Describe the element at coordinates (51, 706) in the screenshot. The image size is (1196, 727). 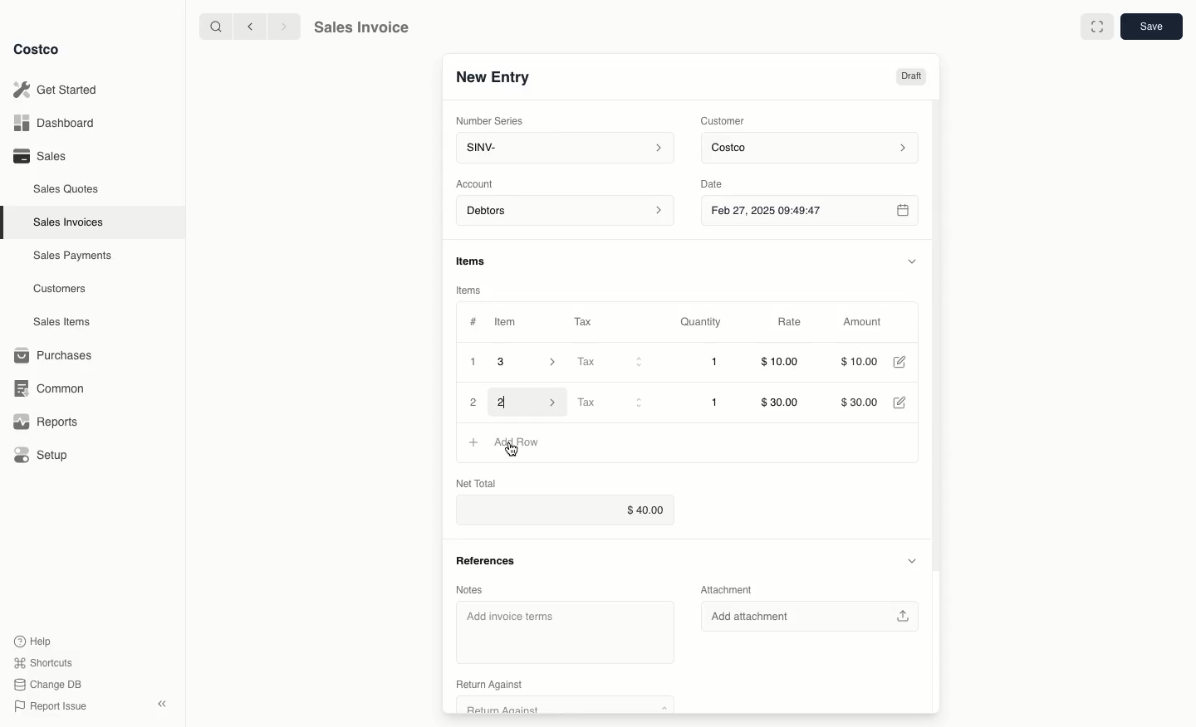
I see `Report Issue` at that location.